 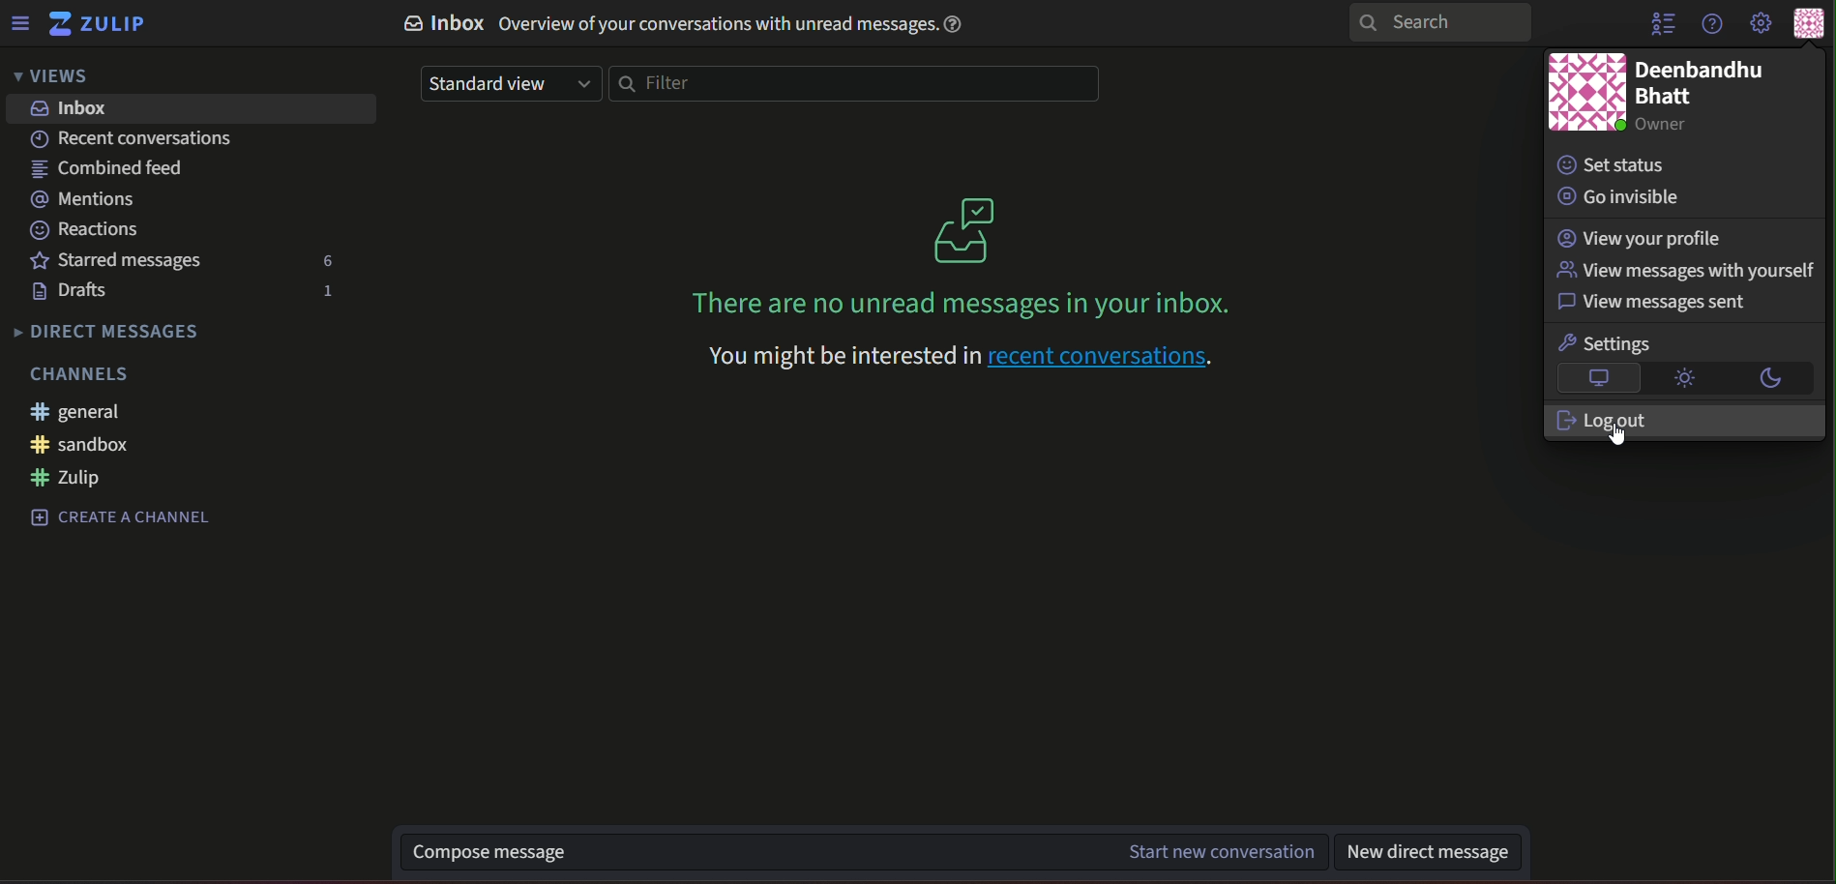 What do you see at coordinates (1618, 166) in the screenshot?
I see `text` at bounding box center [1618, 166].